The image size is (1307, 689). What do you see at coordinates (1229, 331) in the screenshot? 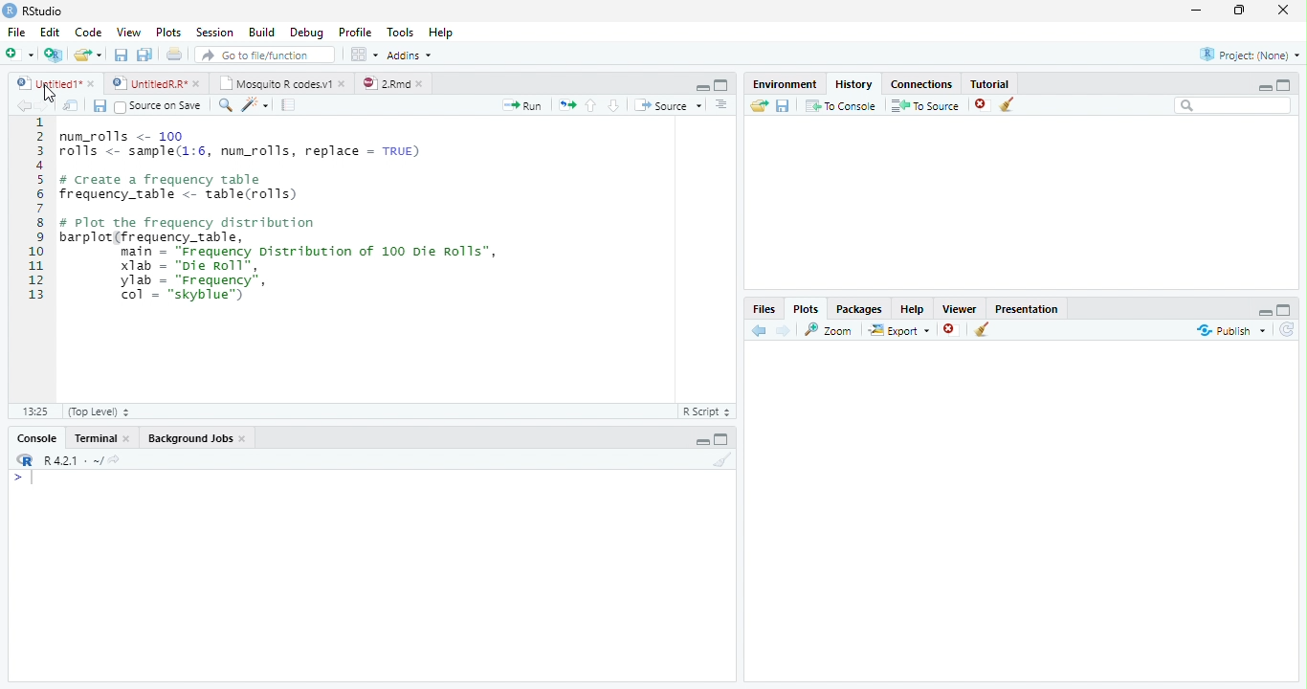
I see `Publish` at bounding box center [1229, 331].